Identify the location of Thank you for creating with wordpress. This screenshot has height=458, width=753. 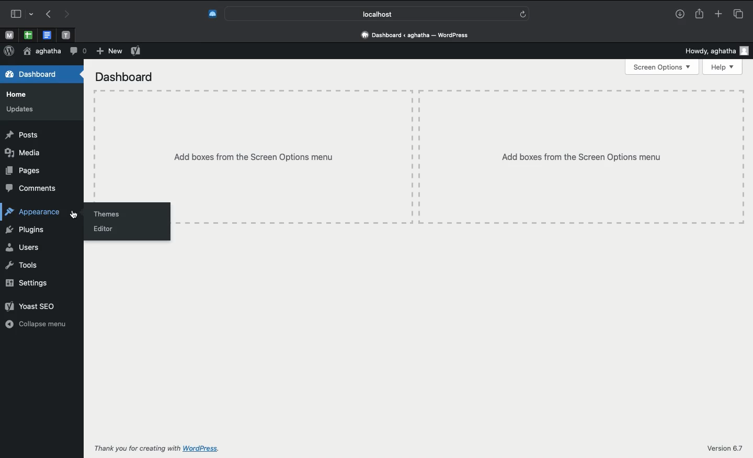
(160, 449).